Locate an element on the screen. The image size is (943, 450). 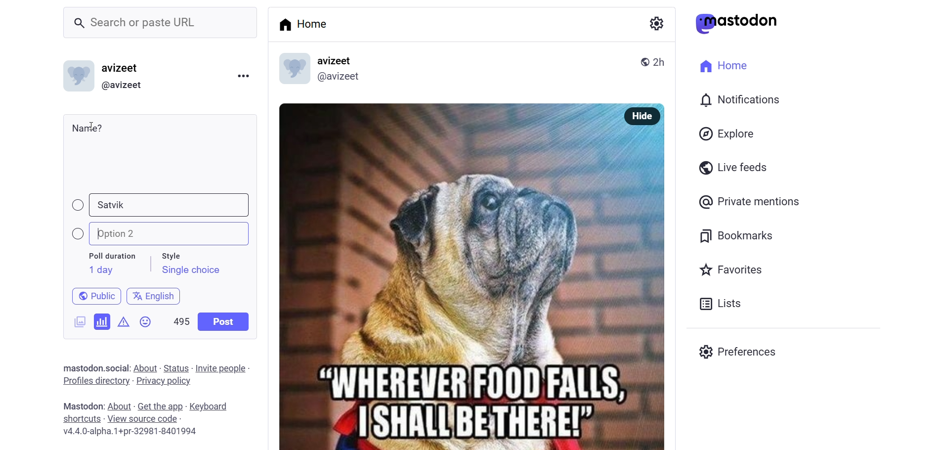
duration is located at coordinates (112, 257).